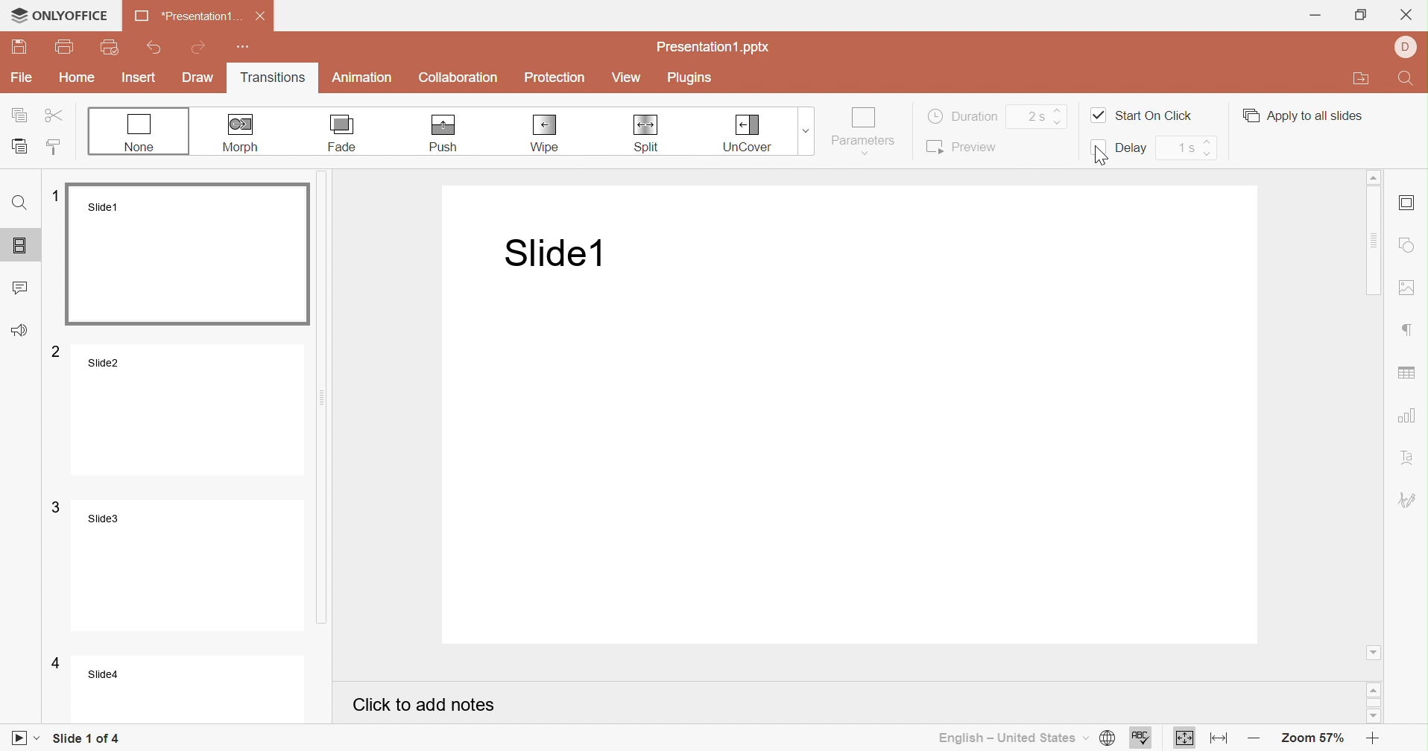  I want to click on Start slideshow, so click(27, 739).